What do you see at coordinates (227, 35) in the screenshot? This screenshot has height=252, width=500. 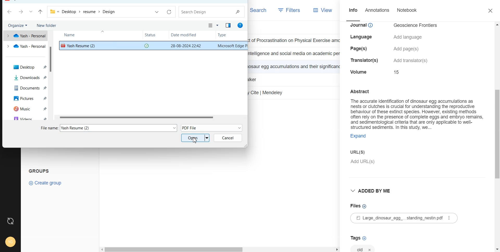 I see `Type` at bounding box center [227, 35].